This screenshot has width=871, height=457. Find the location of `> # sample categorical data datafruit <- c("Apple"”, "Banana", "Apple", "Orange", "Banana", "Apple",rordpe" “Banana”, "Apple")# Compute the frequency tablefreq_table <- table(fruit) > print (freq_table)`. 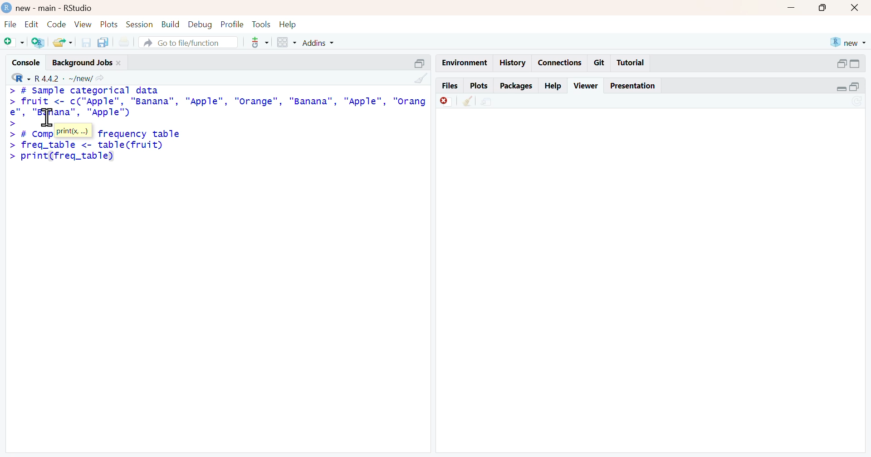

> # sample categorical data datafruit <- c("Apple"”, "Banana", "Apple", "Orange", "Banana", "Apple",rordpe" “Banana”, "Apple")# Compute the frequency tablefreq_table <- table(fruit) > print (freq_table) is located at coordinates (219, 124).